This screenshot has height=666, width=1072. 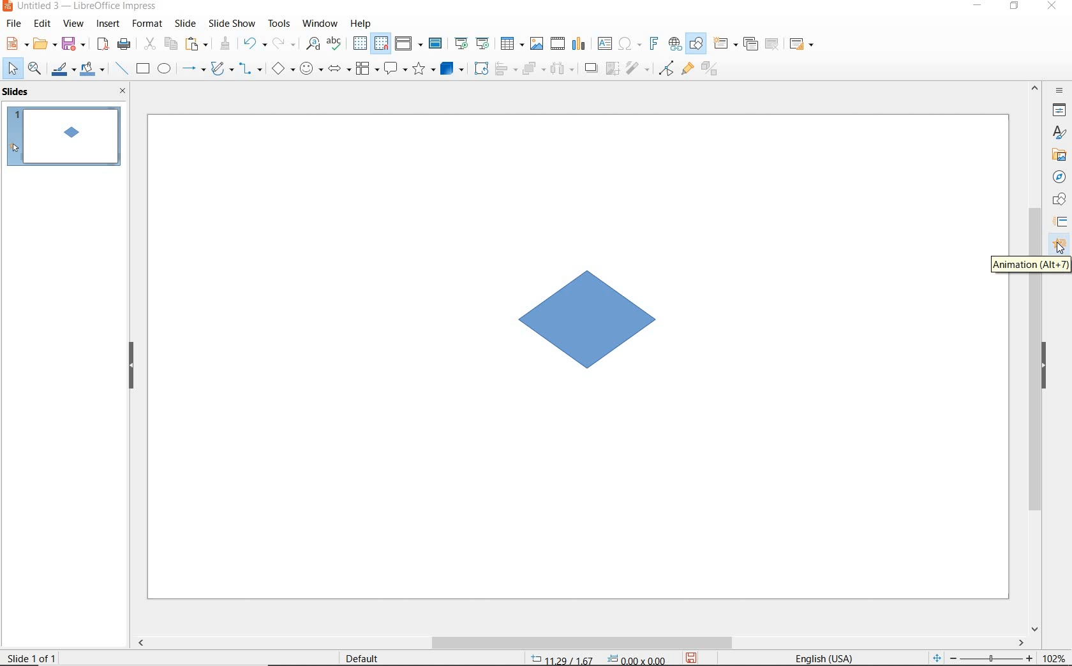 I want to click on styles, so click(x=1060, y=133).